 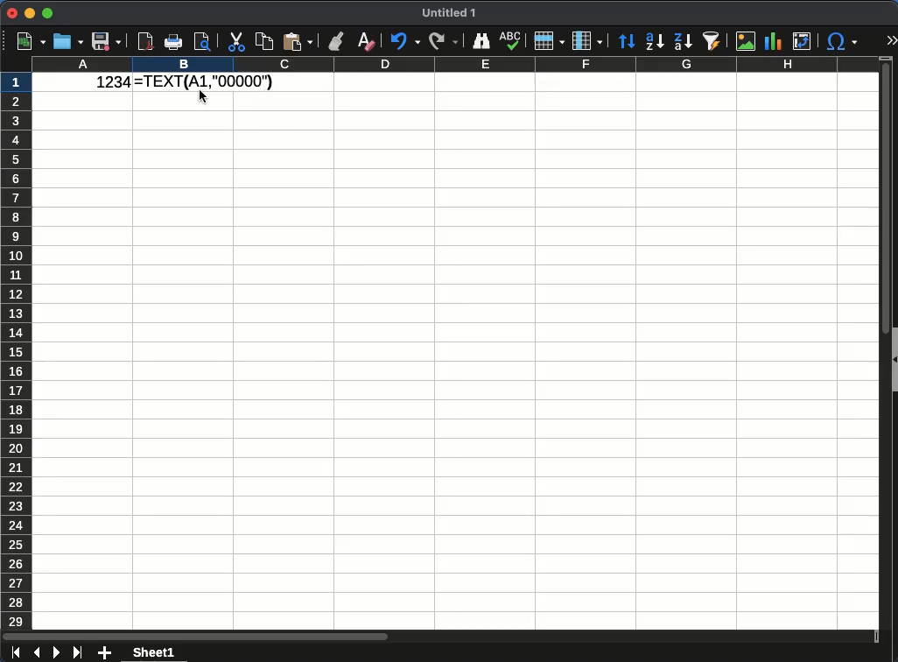 I want to click on collapse, so click(x=894, y=361).